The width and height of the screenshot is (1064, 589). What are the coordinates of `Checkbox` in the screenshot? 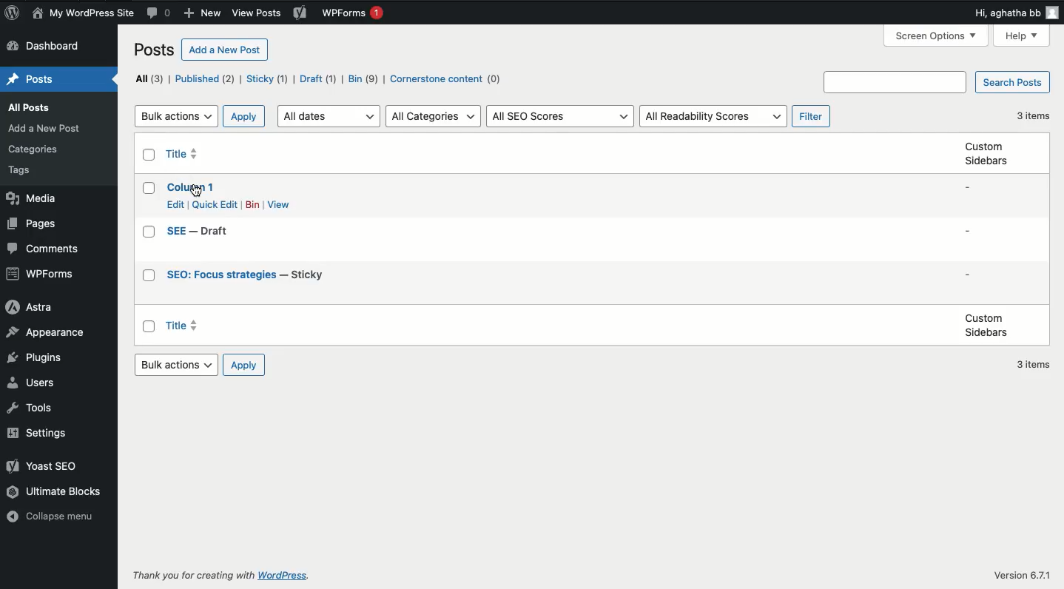 It's located at (152, 155).